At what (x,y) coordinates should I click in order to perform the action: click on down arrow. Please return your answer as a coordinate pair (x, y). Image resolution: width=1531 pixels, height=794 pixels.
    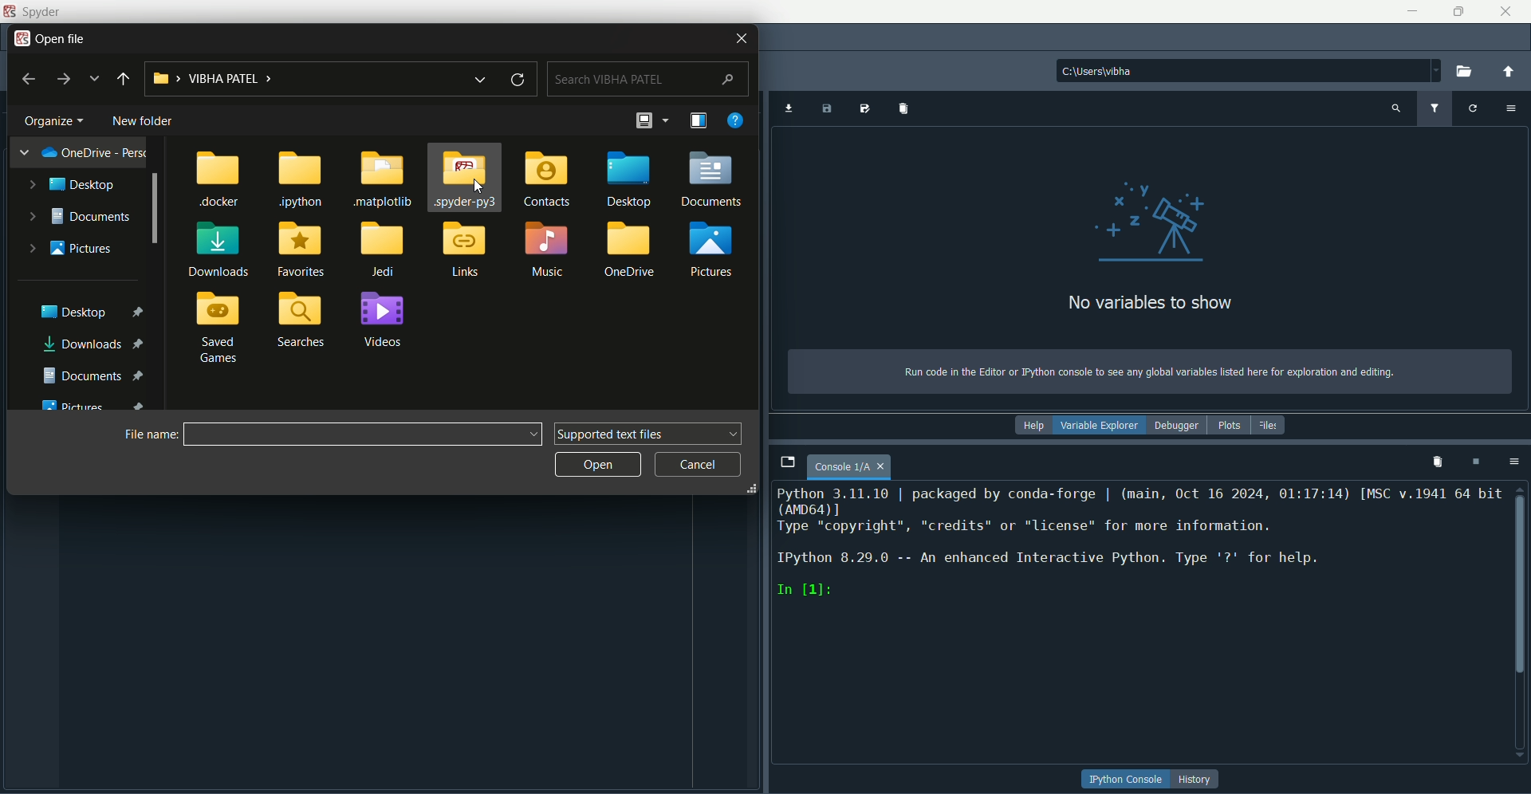
    Looking at the image, I should click on (485, 78).